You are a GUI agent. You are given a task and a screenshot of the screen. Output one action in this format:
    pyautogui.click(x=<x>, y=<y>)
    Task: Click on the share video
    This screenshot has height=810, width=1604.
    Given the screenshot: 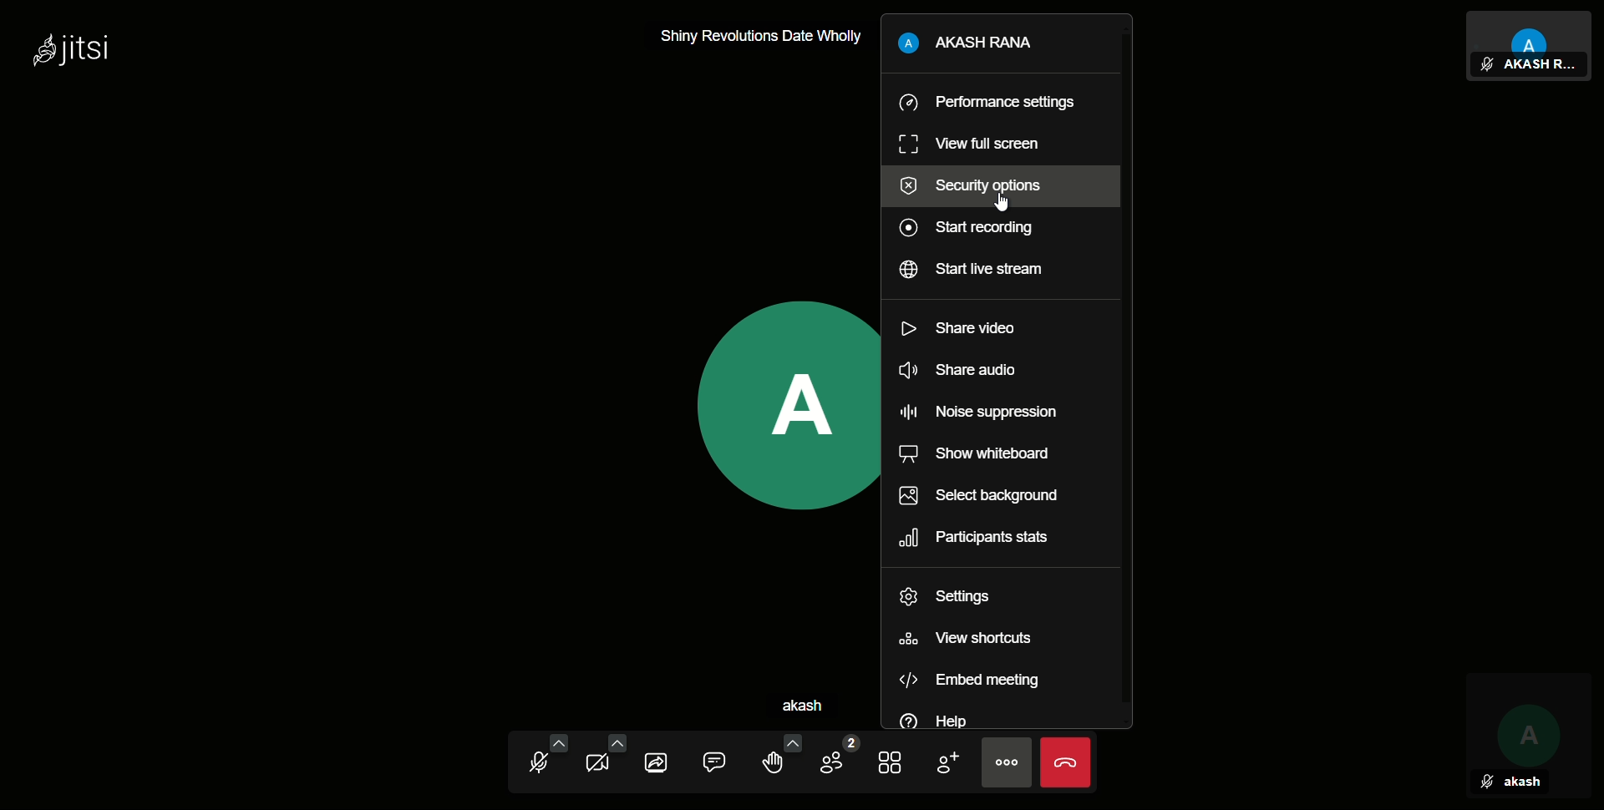 What is the action you would take?
    pyautogui.click(x=959, y=327)
    